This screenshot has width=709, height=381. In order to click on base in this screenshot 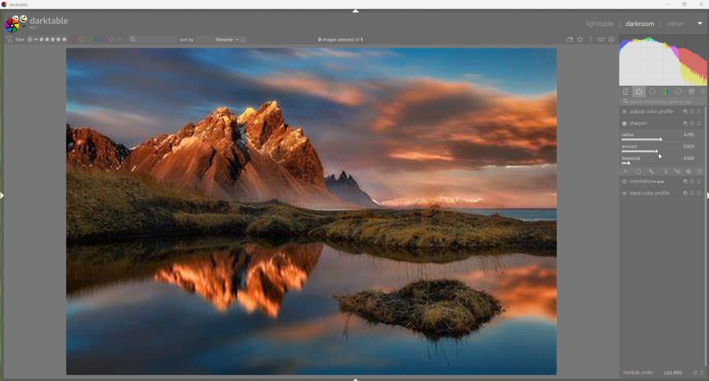, I will do `click(639, 171)`.